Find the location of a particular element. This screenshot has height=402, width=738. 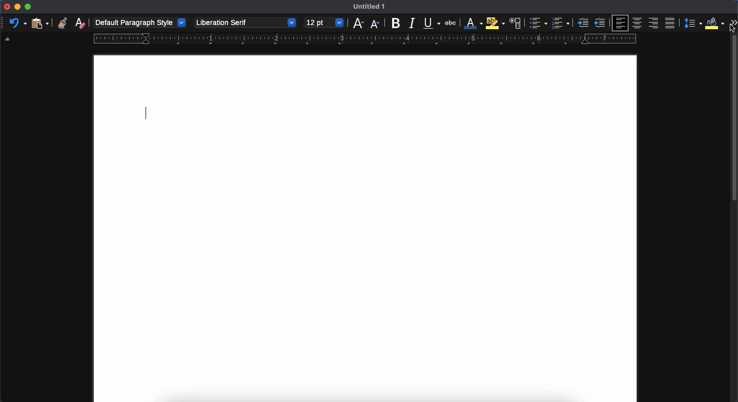

left aligned is located at coordinates (619, 23).